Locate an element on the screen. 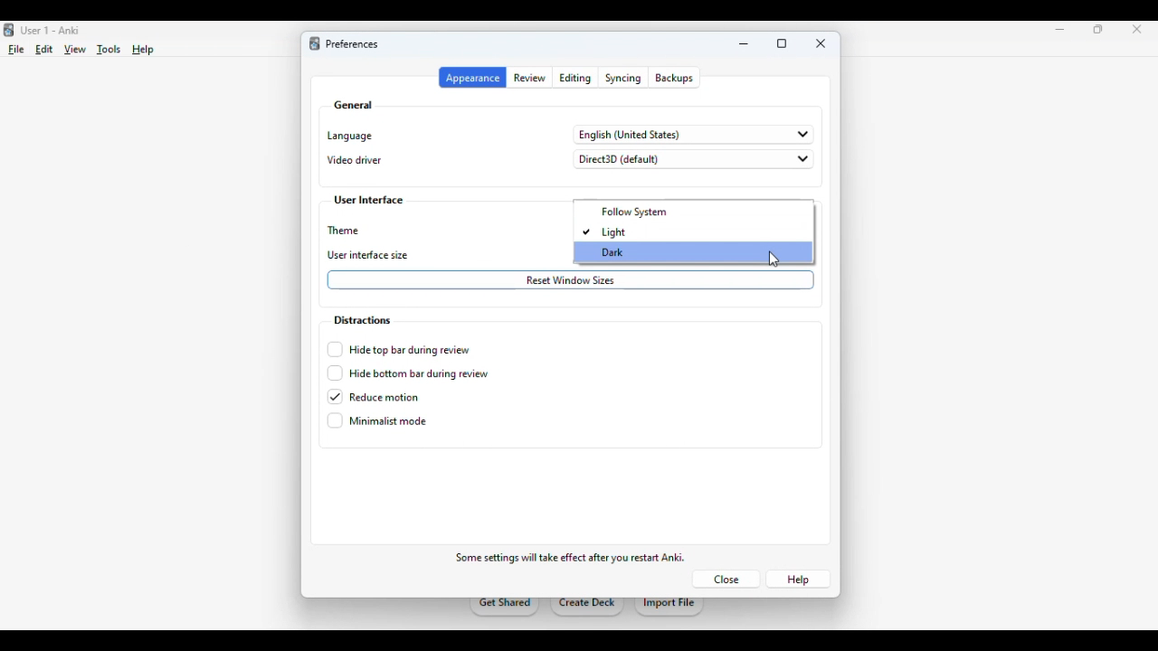 This screenshot has width=1158, height=651. follow system is located at coordinates (631, 212).